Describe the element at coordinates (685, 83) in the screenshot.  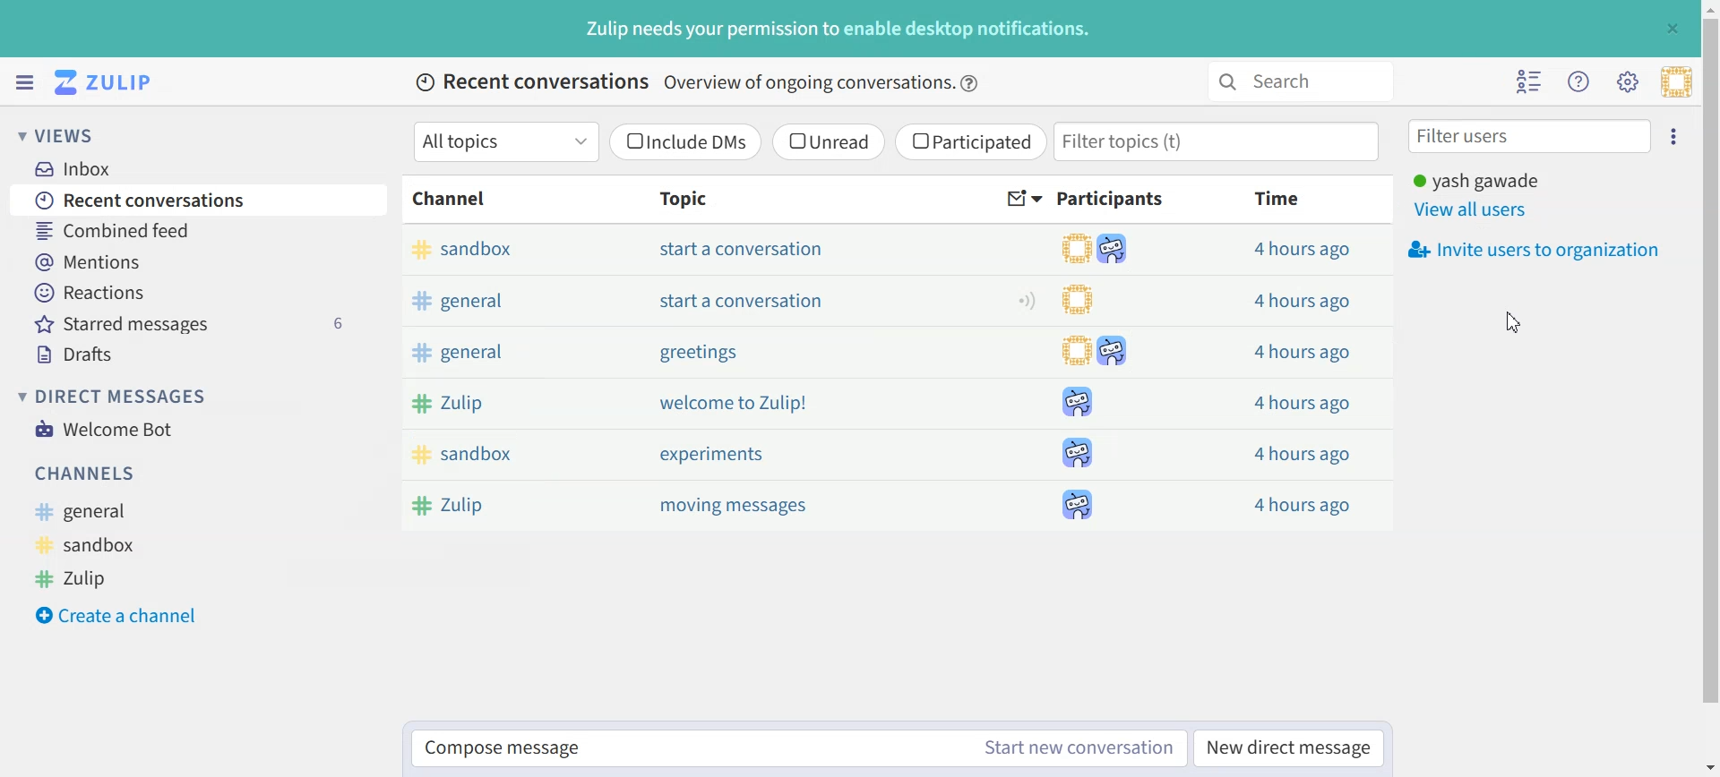
I see `Text` at that location.